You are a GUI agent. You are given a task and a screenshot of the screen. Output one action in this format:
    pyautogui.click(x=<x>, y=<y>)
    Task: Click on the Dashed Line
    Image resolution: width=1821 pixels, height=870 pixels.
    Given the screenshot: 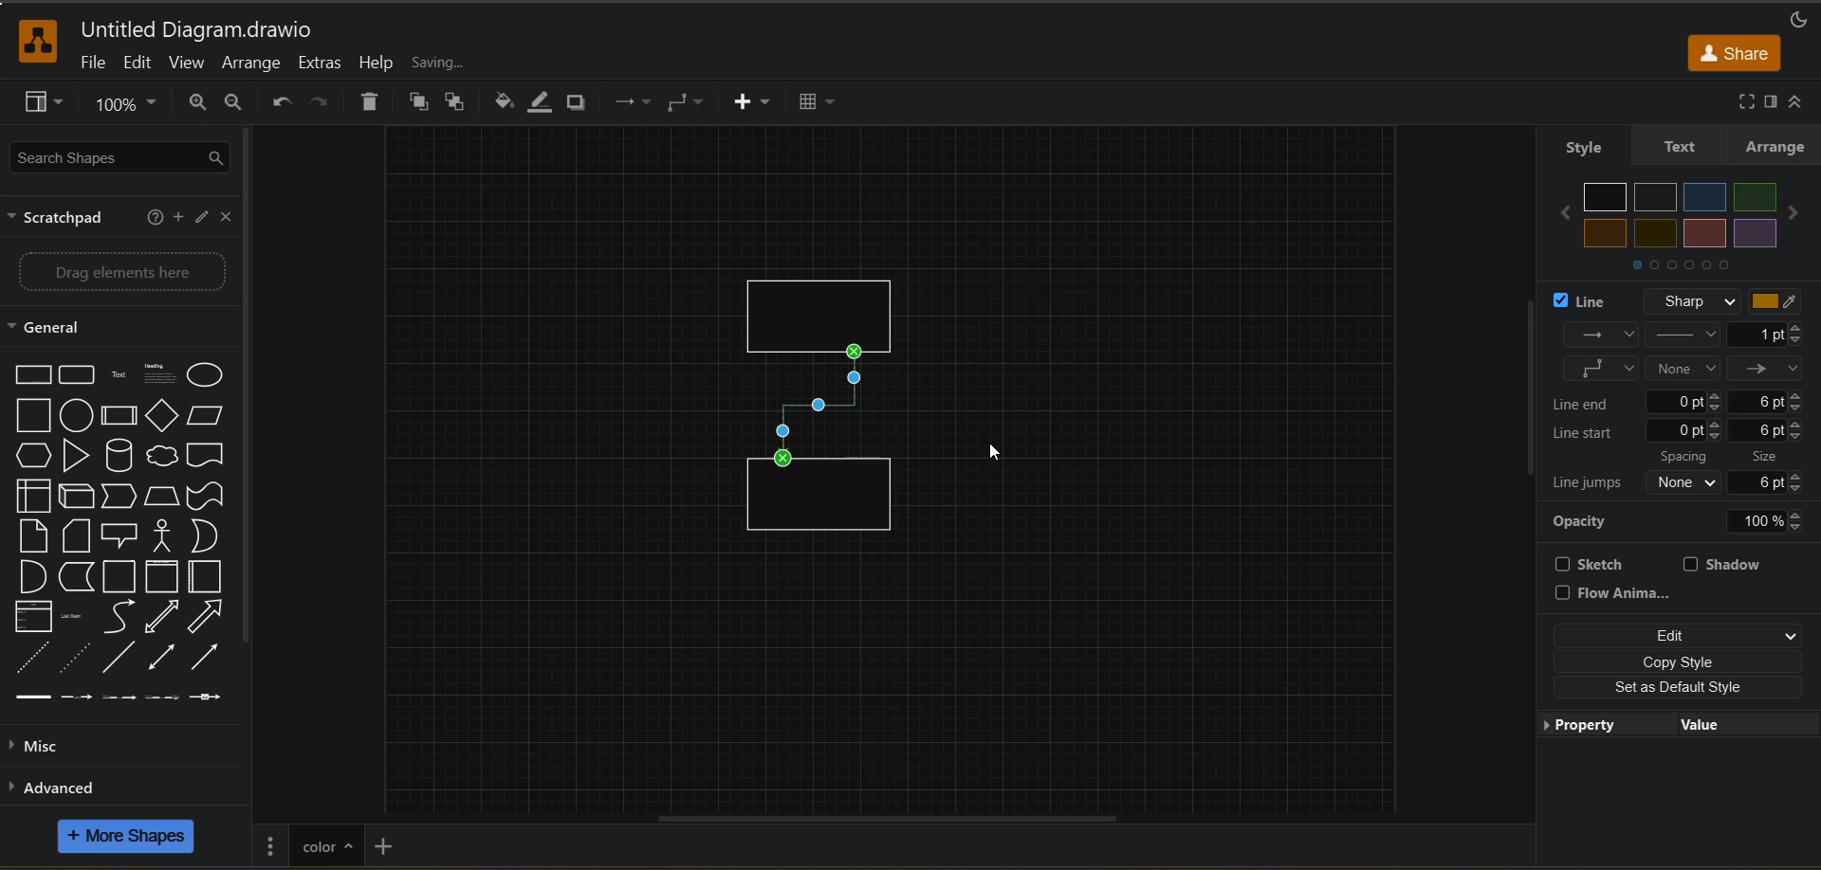 What is the action you would take?
    pyautogui.click(x=28, y=658)
    